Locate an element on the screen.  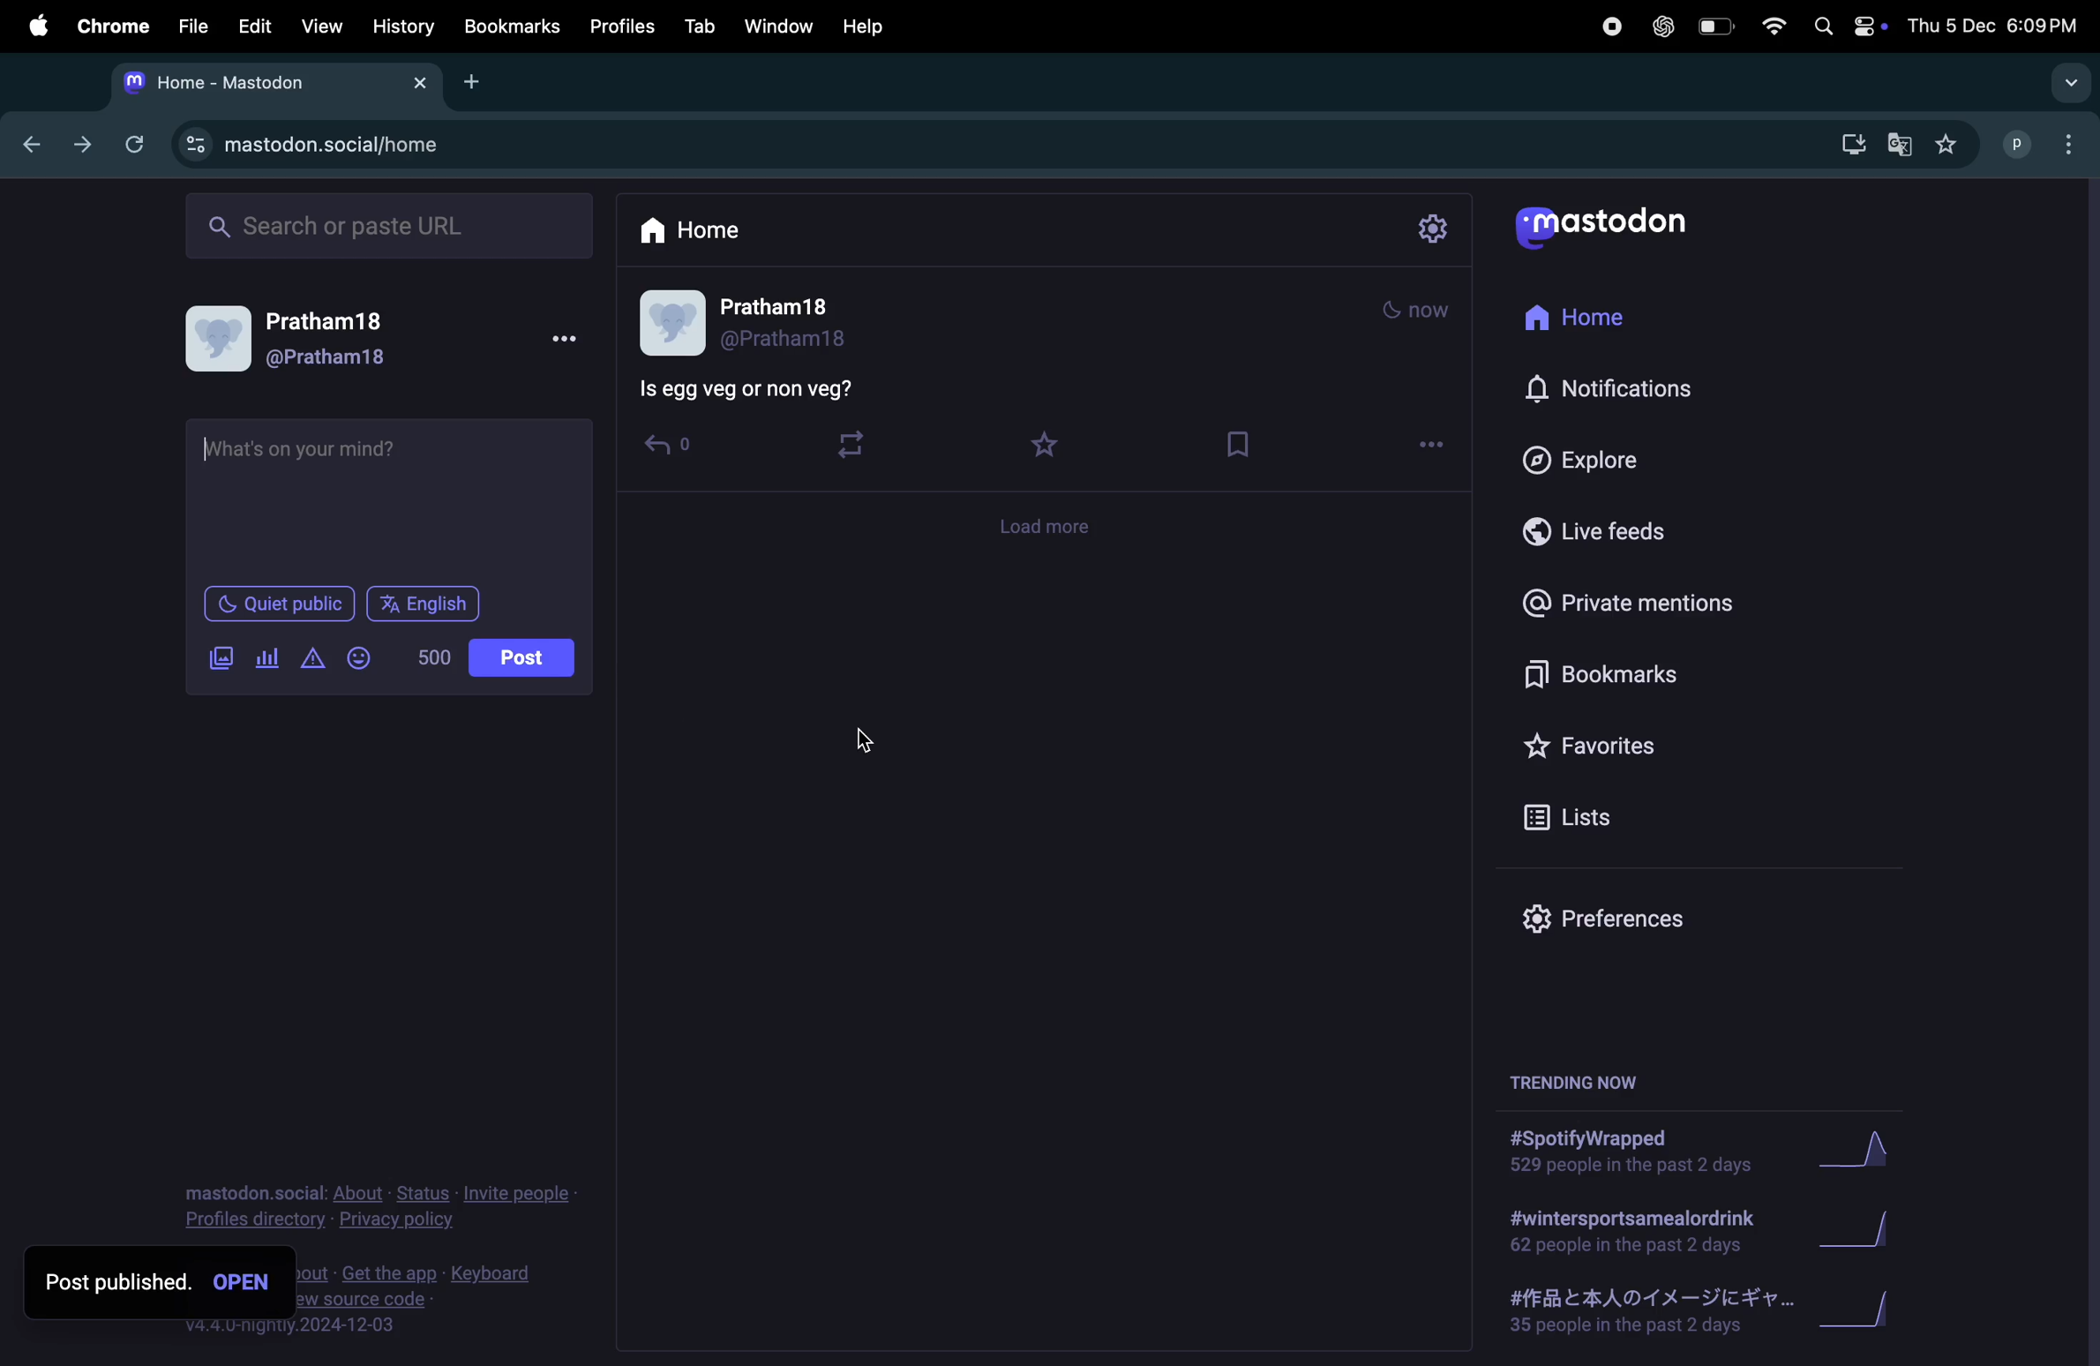
#spotifywrapped is located at coordinates (1636, 1152).